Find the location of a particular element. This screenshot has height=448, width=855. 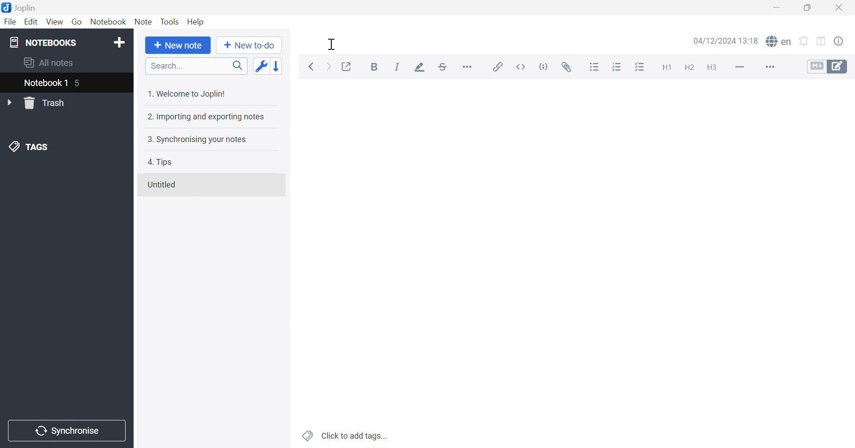

Search is located at coordinates (196, 65).